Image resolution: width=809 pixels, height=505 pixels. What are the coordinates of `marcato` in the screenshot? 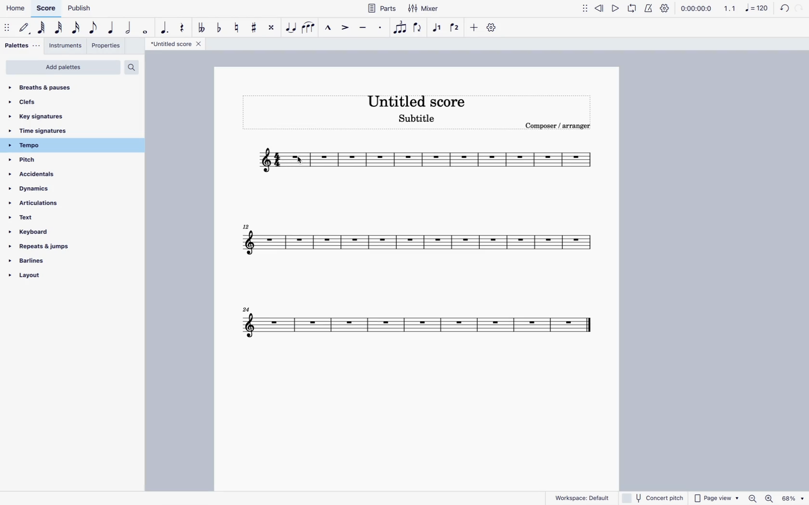 It's located at (327, 29).